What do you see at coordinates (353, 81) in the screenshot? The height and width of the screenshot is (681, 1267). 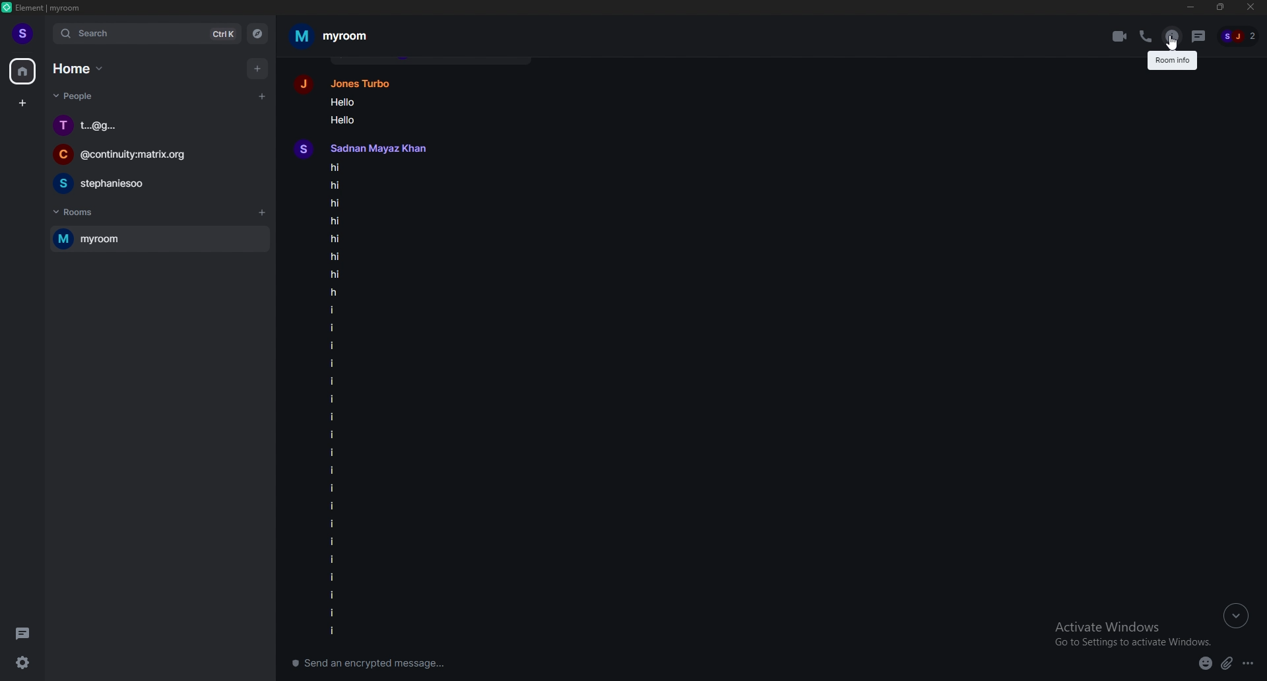 I see `user profile` at bounding box center [353, 81].